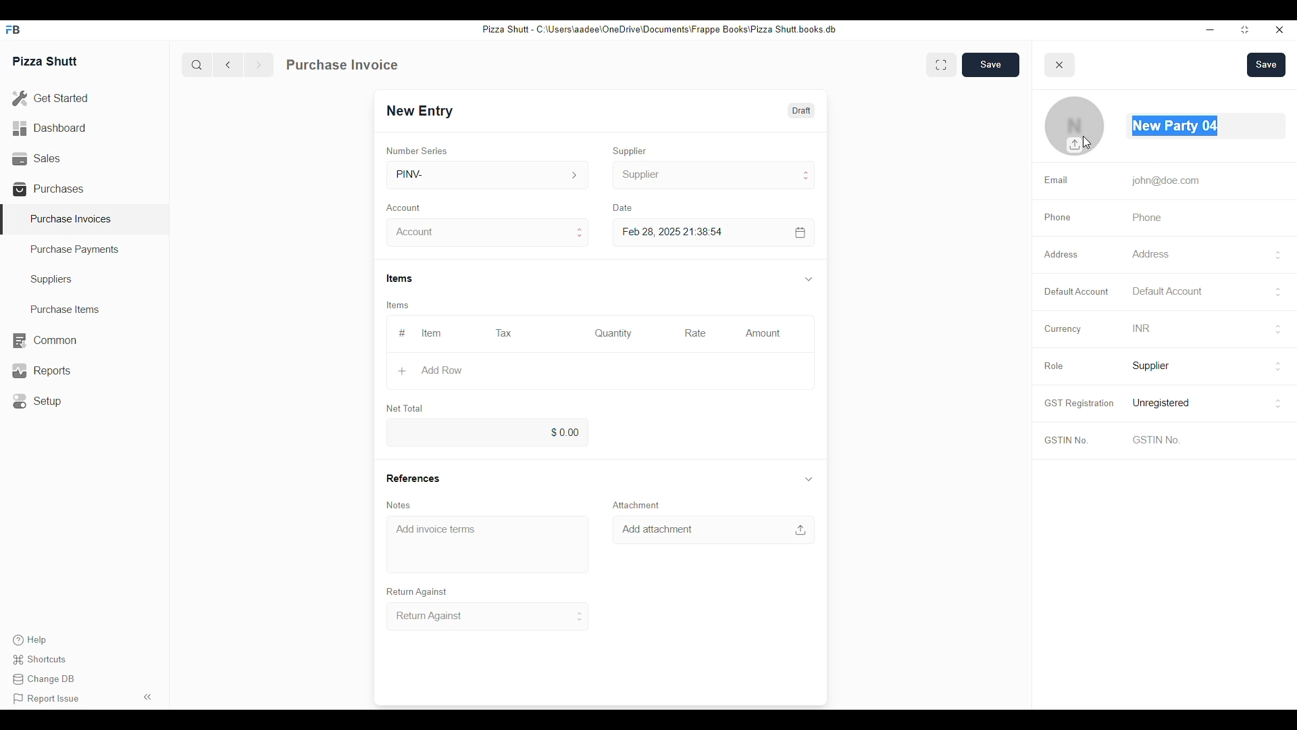 The width and height of the screenshot is (1297, 730). Describe the element at coordinates (1075, 126) in the screenshot. I see `Profile photo` at that location.